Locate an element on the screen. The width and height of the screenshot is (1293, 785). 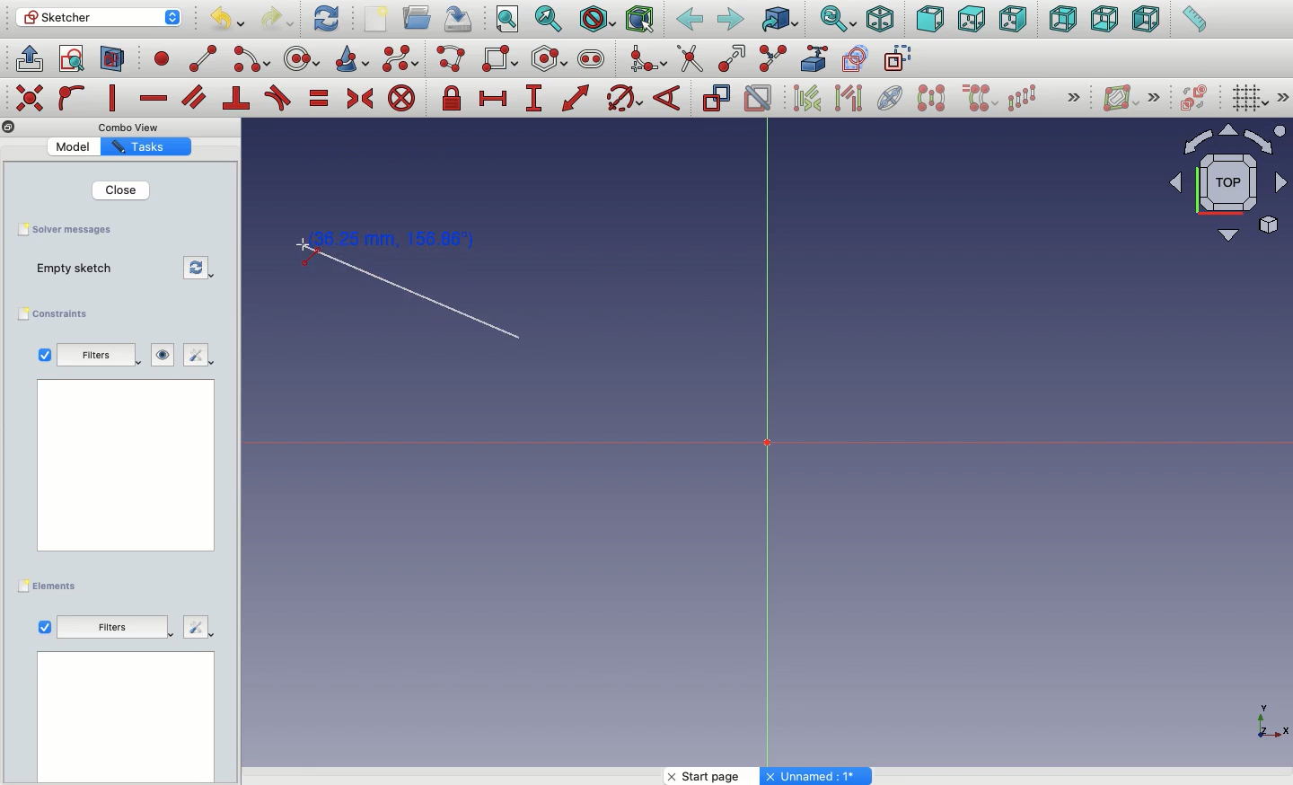
Split edge is located at coordinates (774, 57).